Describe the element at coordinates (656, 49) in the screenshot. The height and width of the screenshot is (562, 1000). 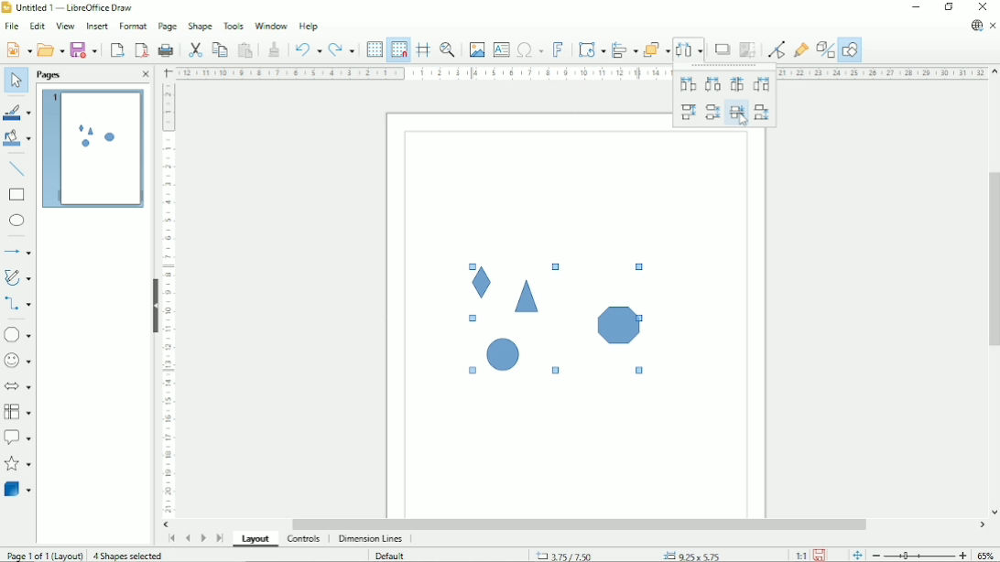
I see `Arrange` at that location.